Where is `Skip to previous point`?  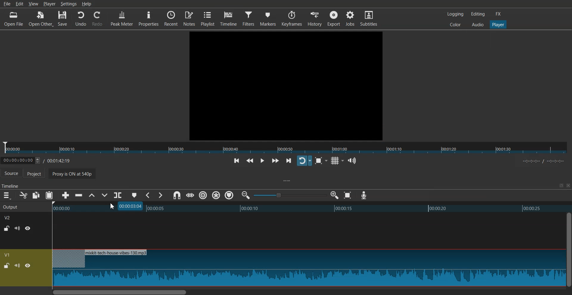 Skip to previous point is located at coordinates (237, 161).